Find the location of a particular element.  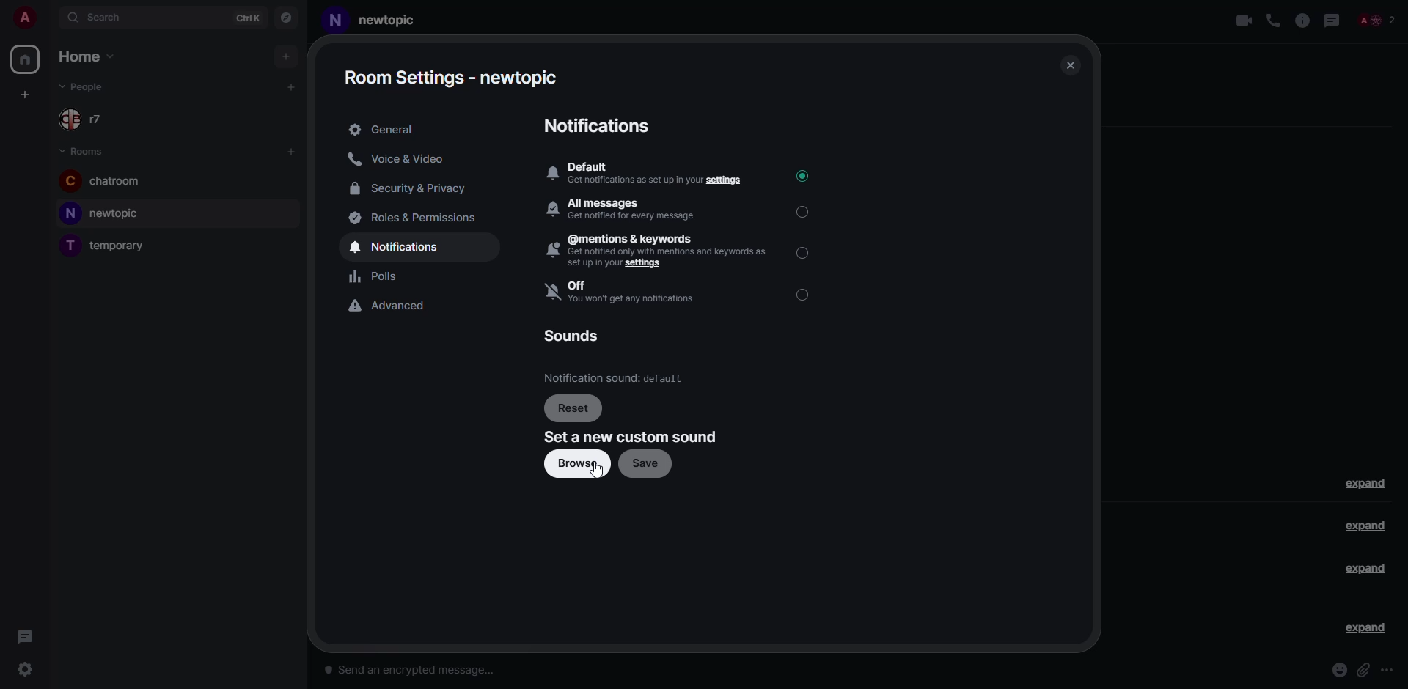

general is located at coordinates (385, 130).